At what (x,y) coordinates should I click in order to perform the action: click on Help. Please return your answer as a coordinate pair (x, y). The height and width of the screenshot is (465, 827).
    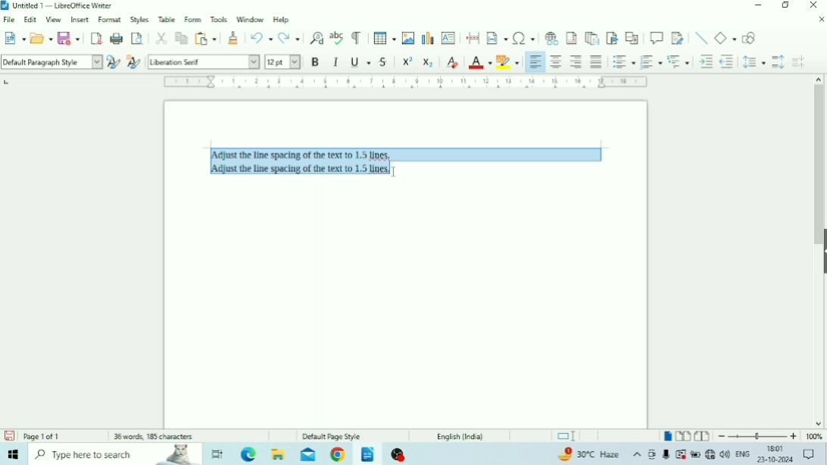
    Looking at the image, I should click on (282, 20).